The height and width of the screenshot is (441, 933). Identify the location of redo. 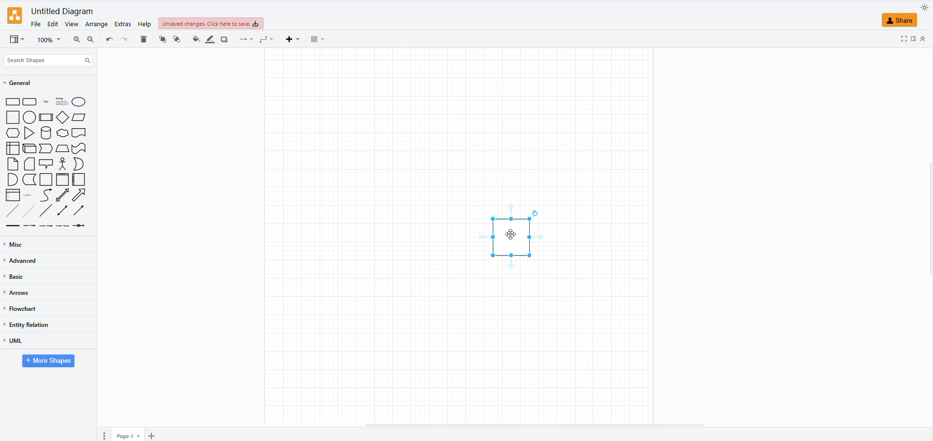
(107, 38).